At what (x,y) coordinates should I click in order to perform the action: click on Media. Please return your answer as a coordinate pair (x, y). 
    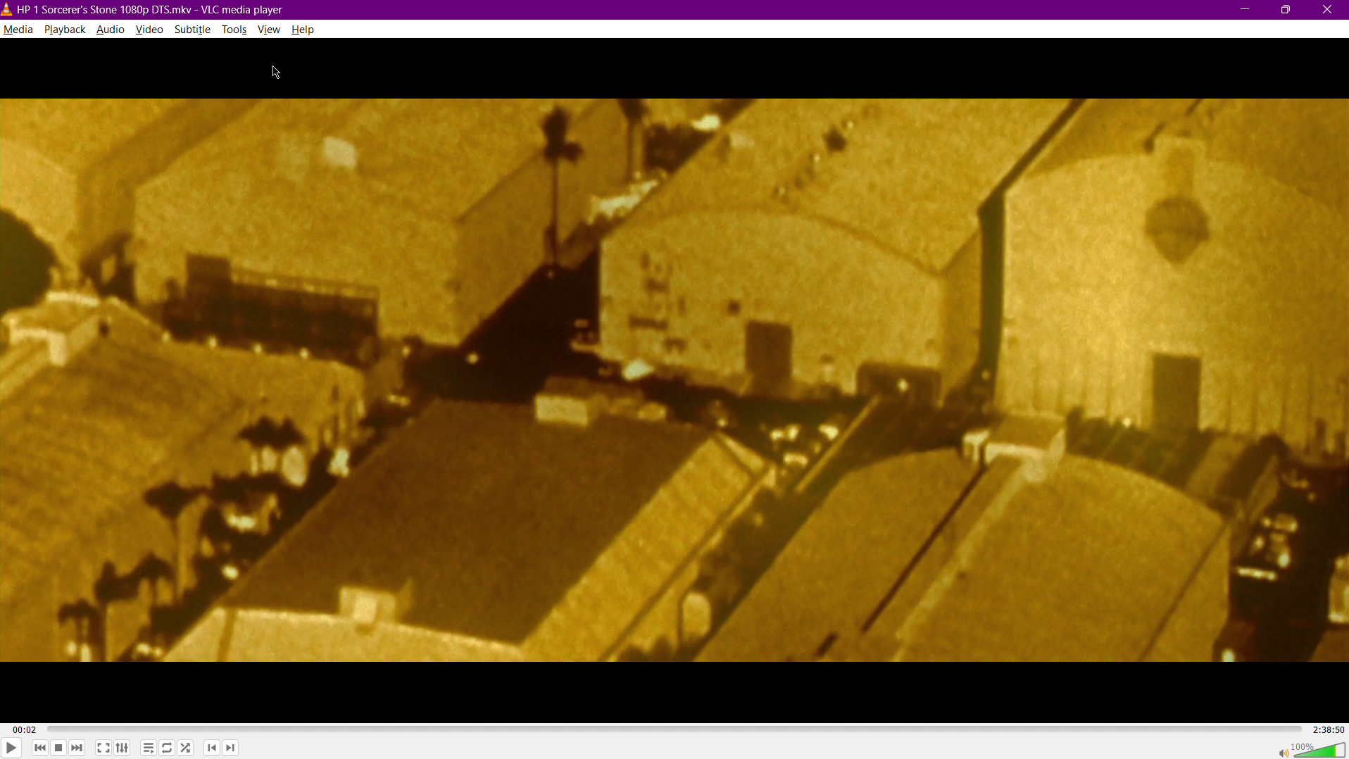
    Looking at the image, I should click on (18, 30).